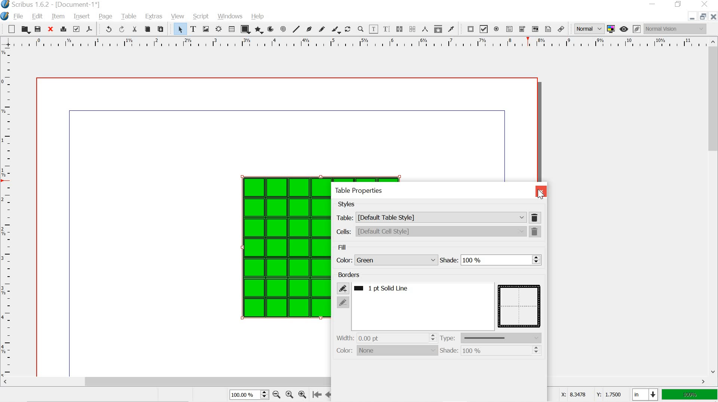 The width and height of the screenshot is (718, 402). I want to click on table, so click(276, 253).